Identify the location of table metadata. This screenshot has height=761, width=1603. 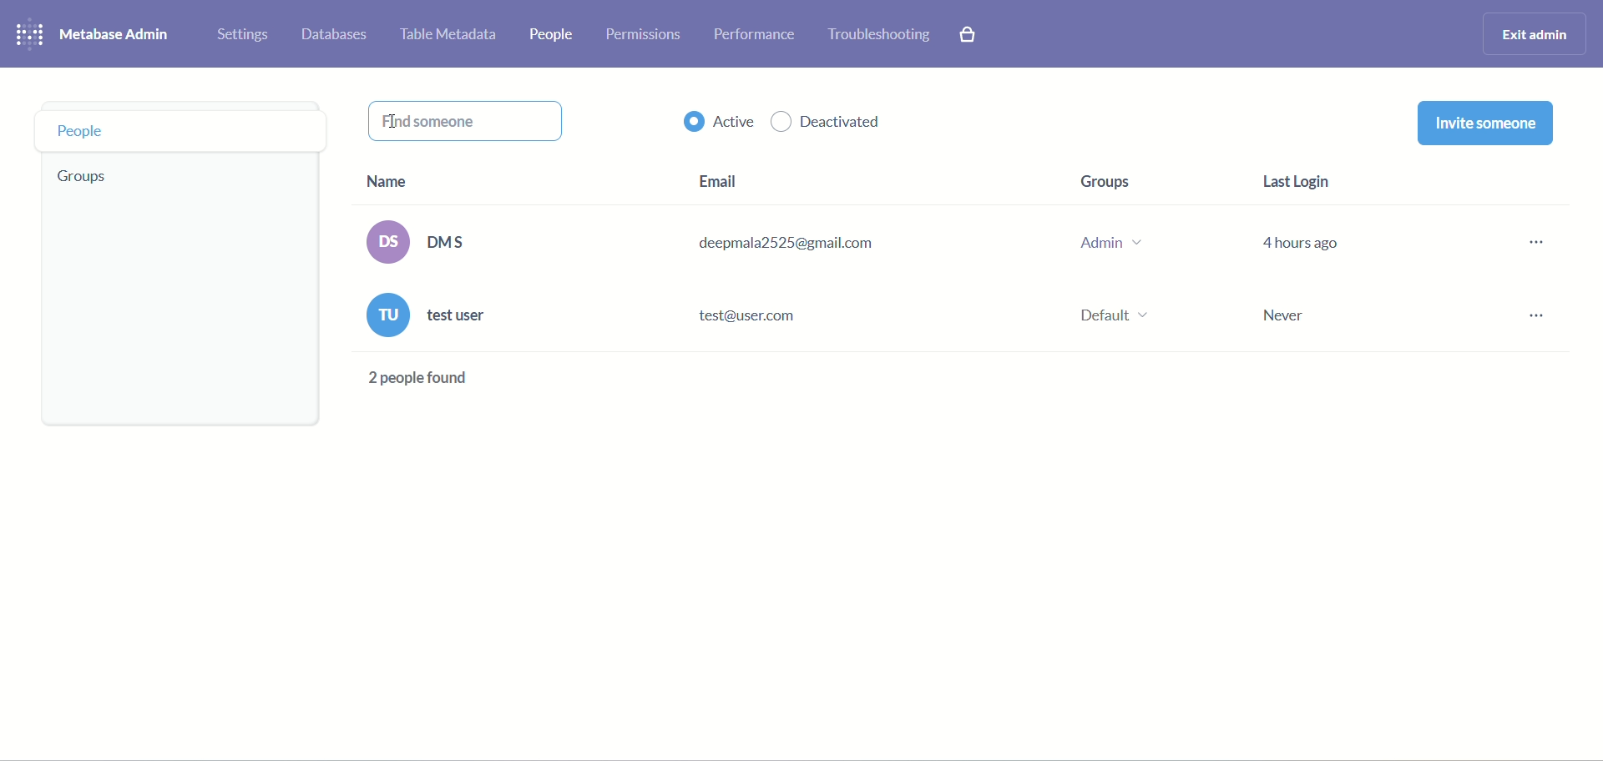
(448, 38).